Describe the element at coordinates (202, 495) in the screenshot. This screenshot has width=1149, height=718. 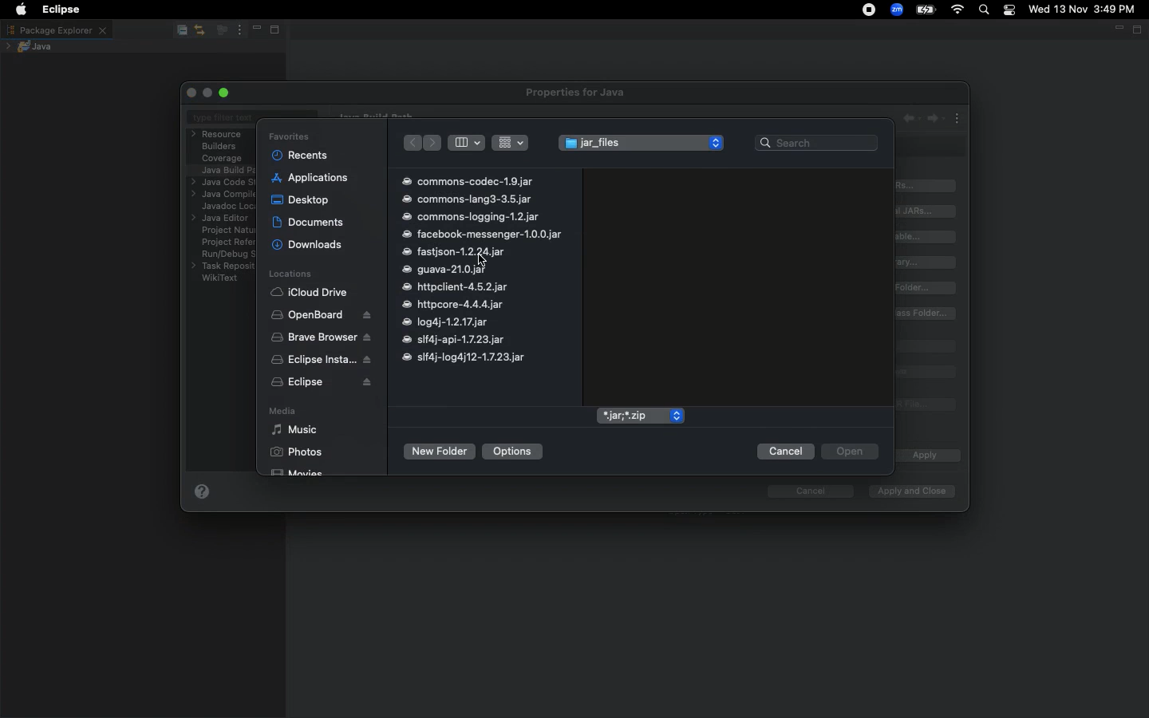
I see `Help` at that location.